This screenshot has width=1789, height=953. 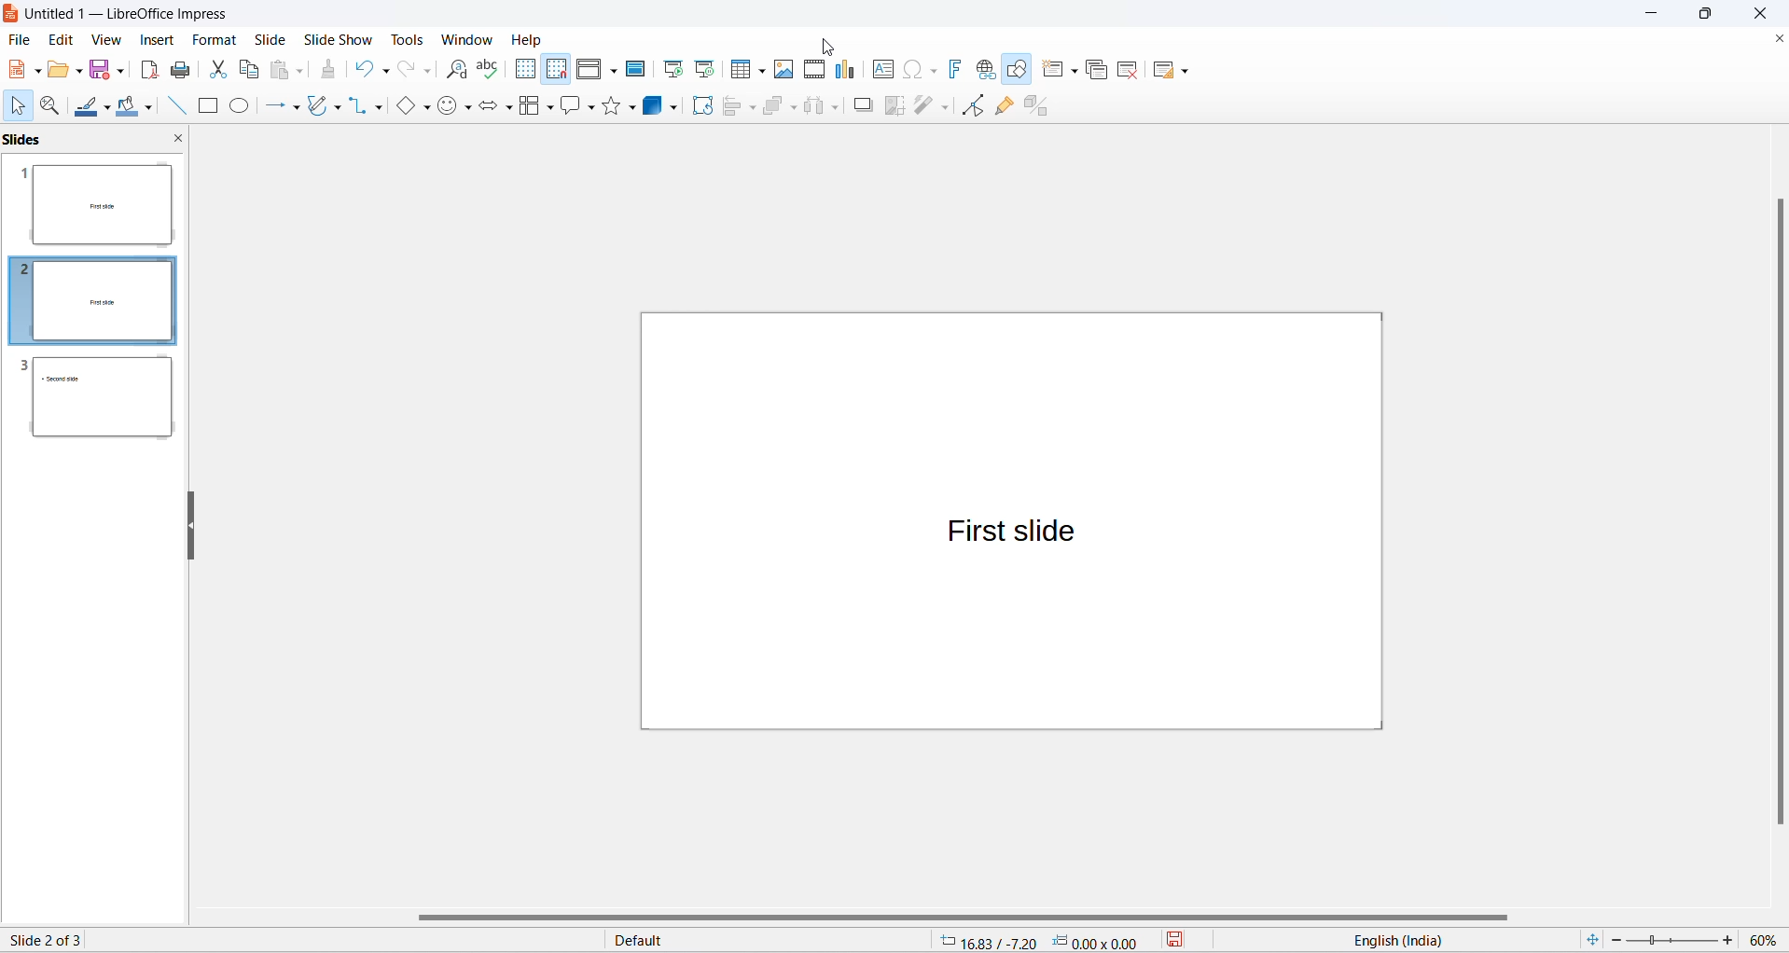 I want to click on connectors, so click(x=358, y=107).